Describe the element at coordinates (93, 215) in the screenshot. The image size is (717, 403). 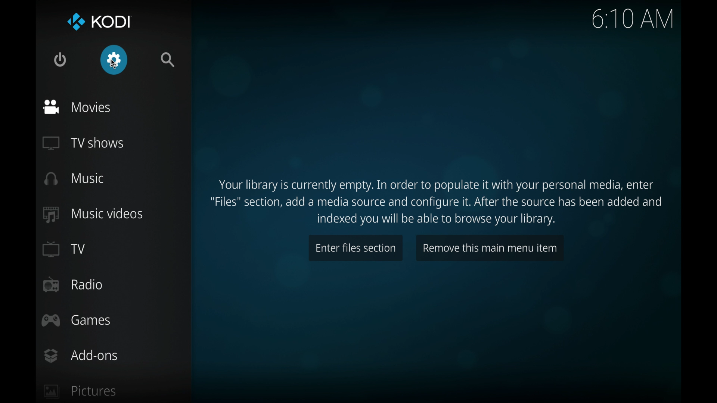
I see `music videos` at that location.